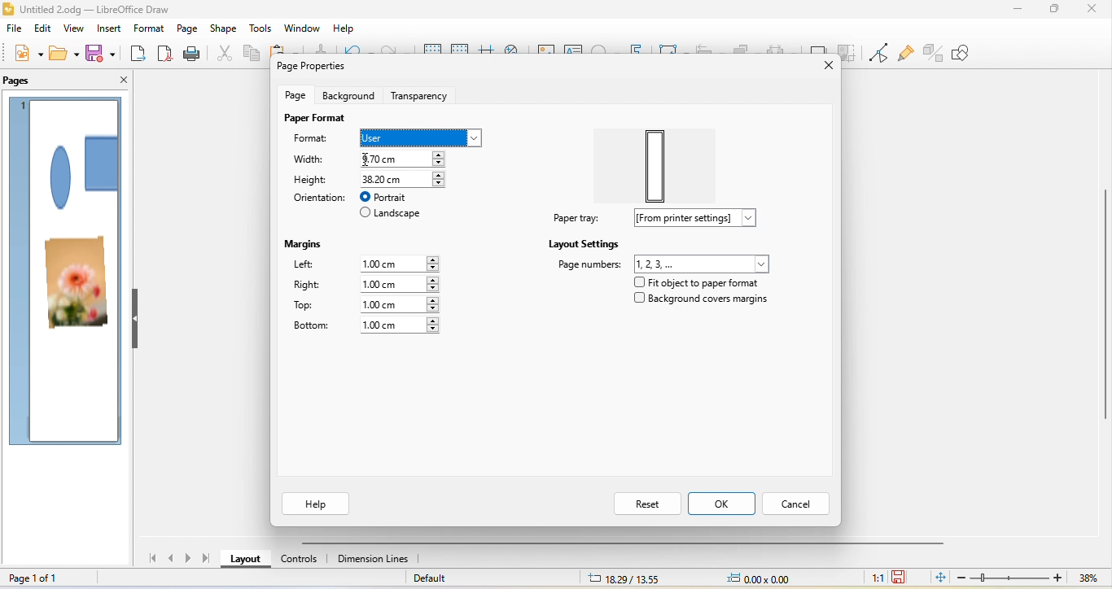 Image resolution: width=1112 pixels, height=589 pixels. What do you see at coordinates (317, 116) in the screenshot?
I see `page format` at bounding box center [317, 116].